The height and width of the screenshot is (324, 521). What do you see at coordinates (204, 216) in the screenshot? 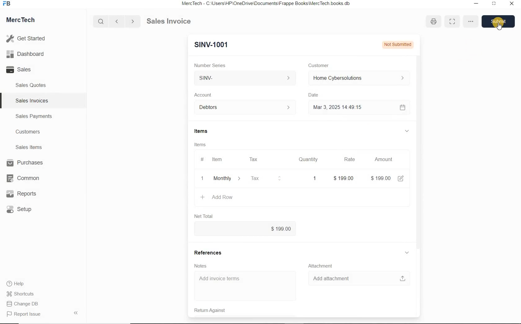
I see `Net Total` at bounding box center [204, 216].